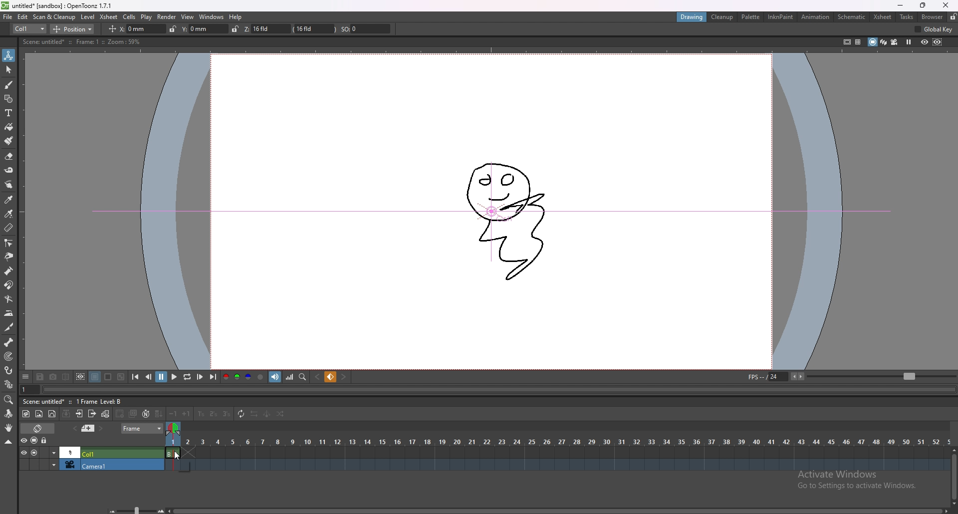 This screenshot has width=958, height=514. I want to click on add memo, so click(88, 428).